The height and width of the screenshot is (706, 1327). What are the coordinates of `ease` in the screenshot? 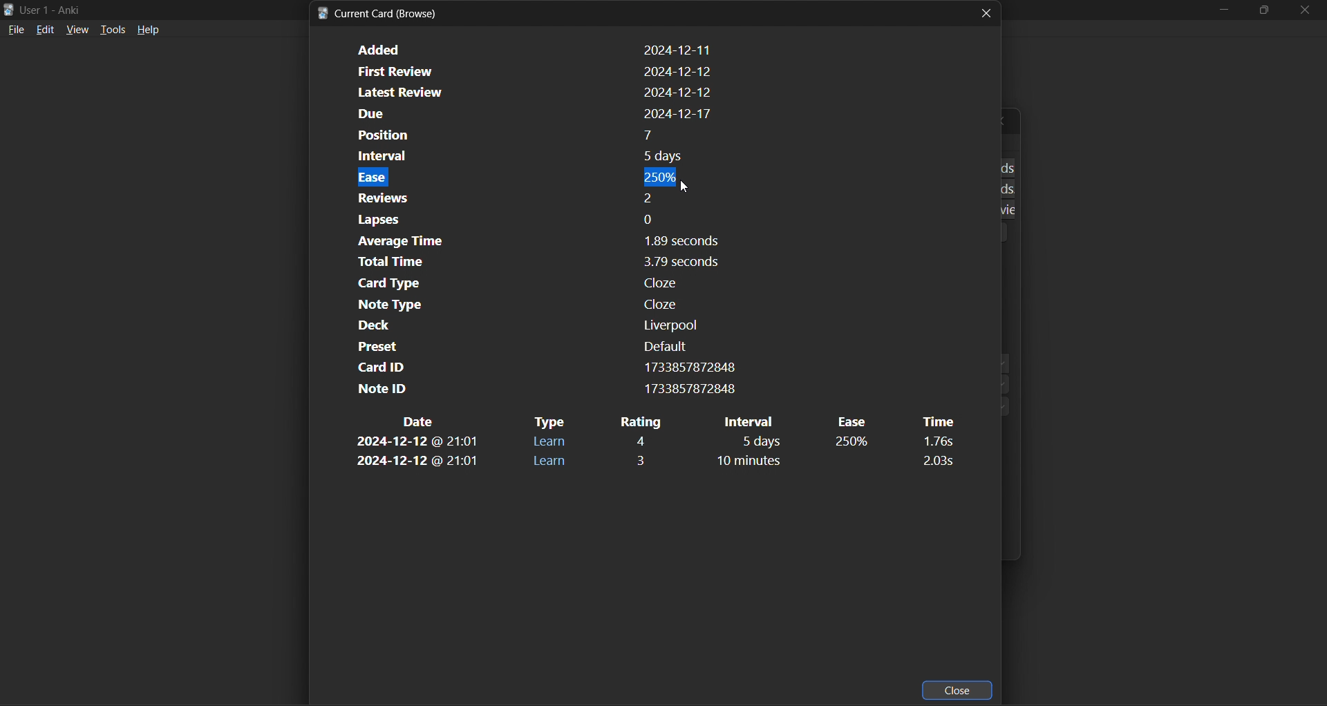 It's located at (852, 443).